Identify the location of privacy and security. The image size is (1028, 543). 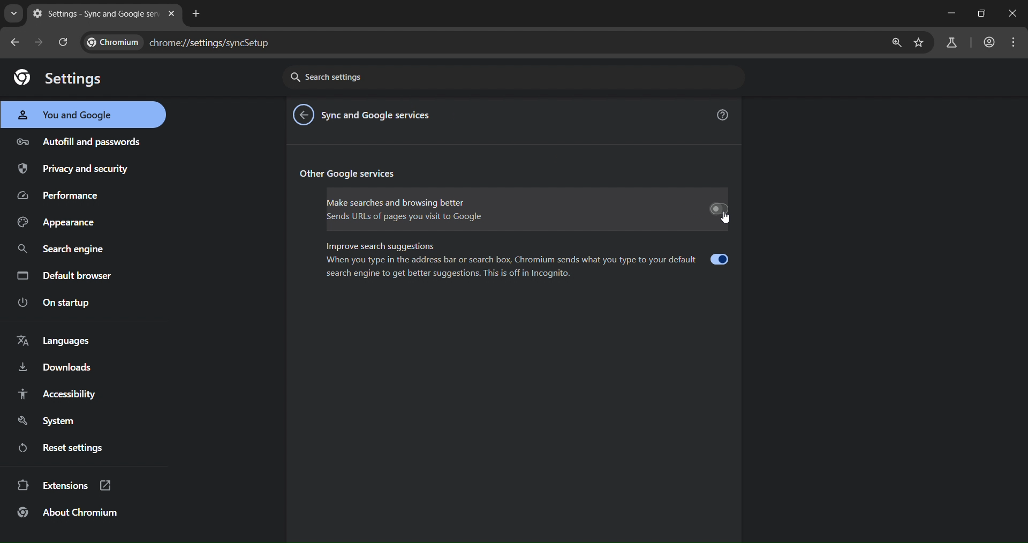
(84, 170).